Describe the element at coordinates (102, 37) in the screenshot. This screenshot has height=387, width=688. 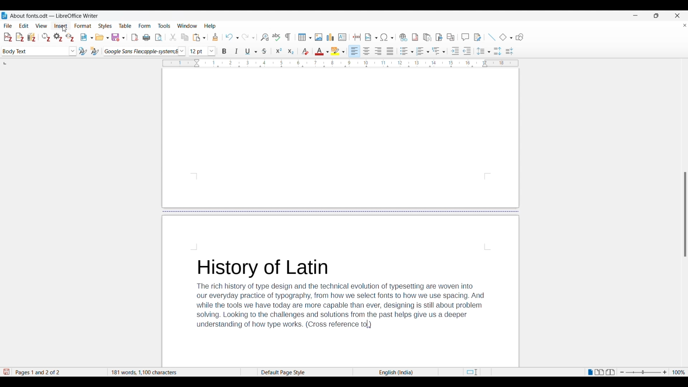
I see `Open options` at that location.